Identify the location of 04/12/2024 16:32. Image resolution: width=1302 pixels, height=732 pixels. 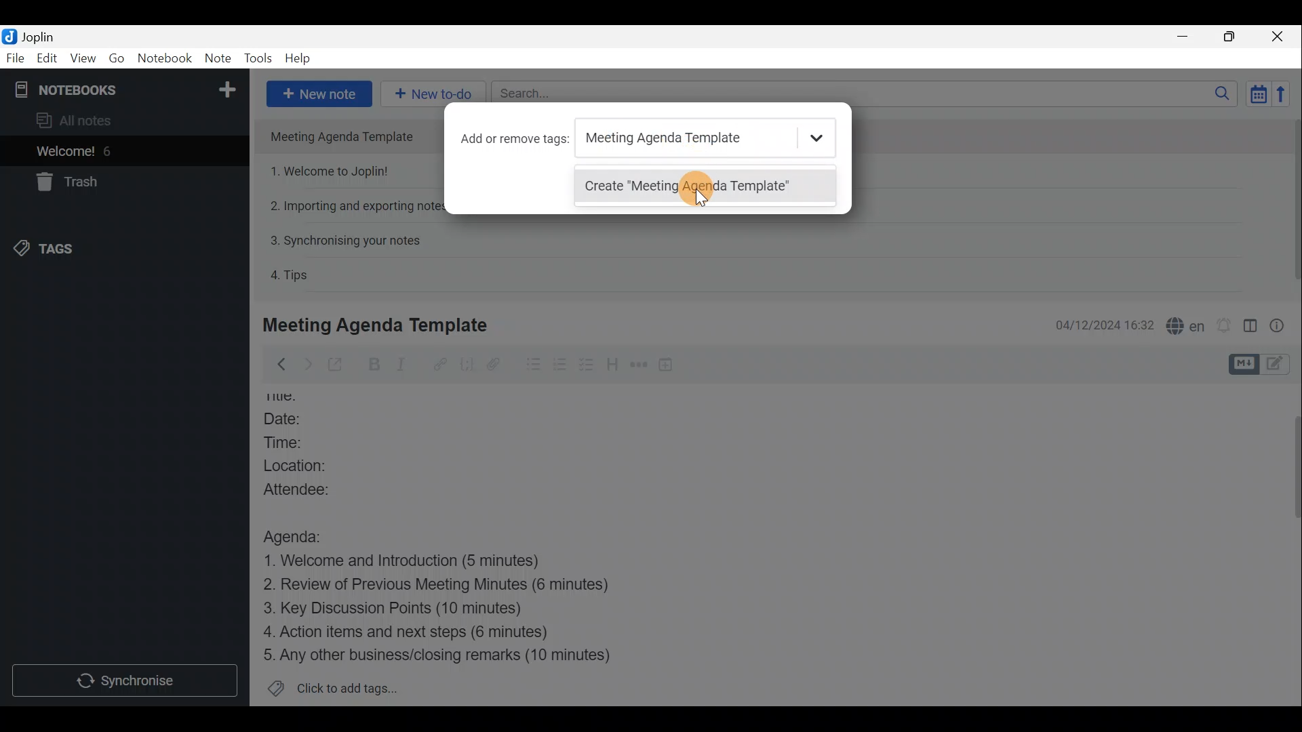
(1098, 324).